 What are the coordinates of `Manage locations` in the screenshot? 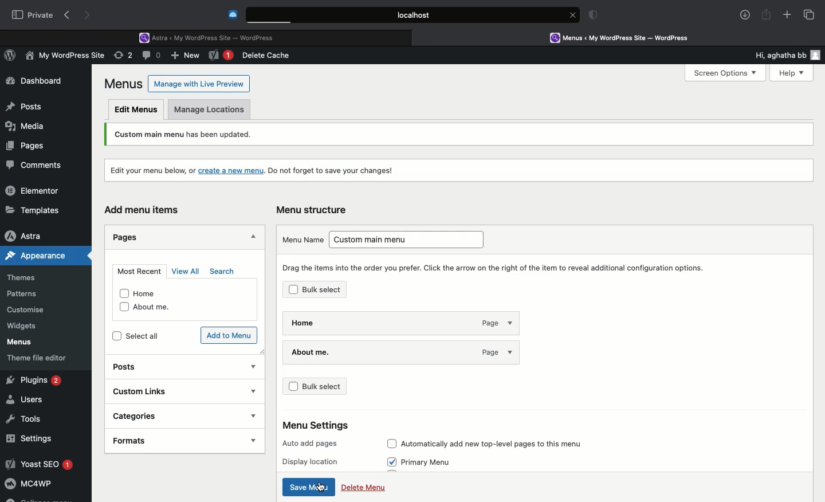 It's located at (212, 111).